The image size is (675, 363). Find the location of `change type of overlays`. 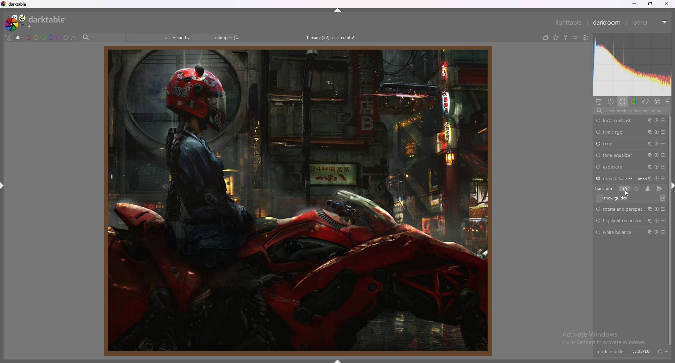

change type of overlays is located at coordinates (556, 37).